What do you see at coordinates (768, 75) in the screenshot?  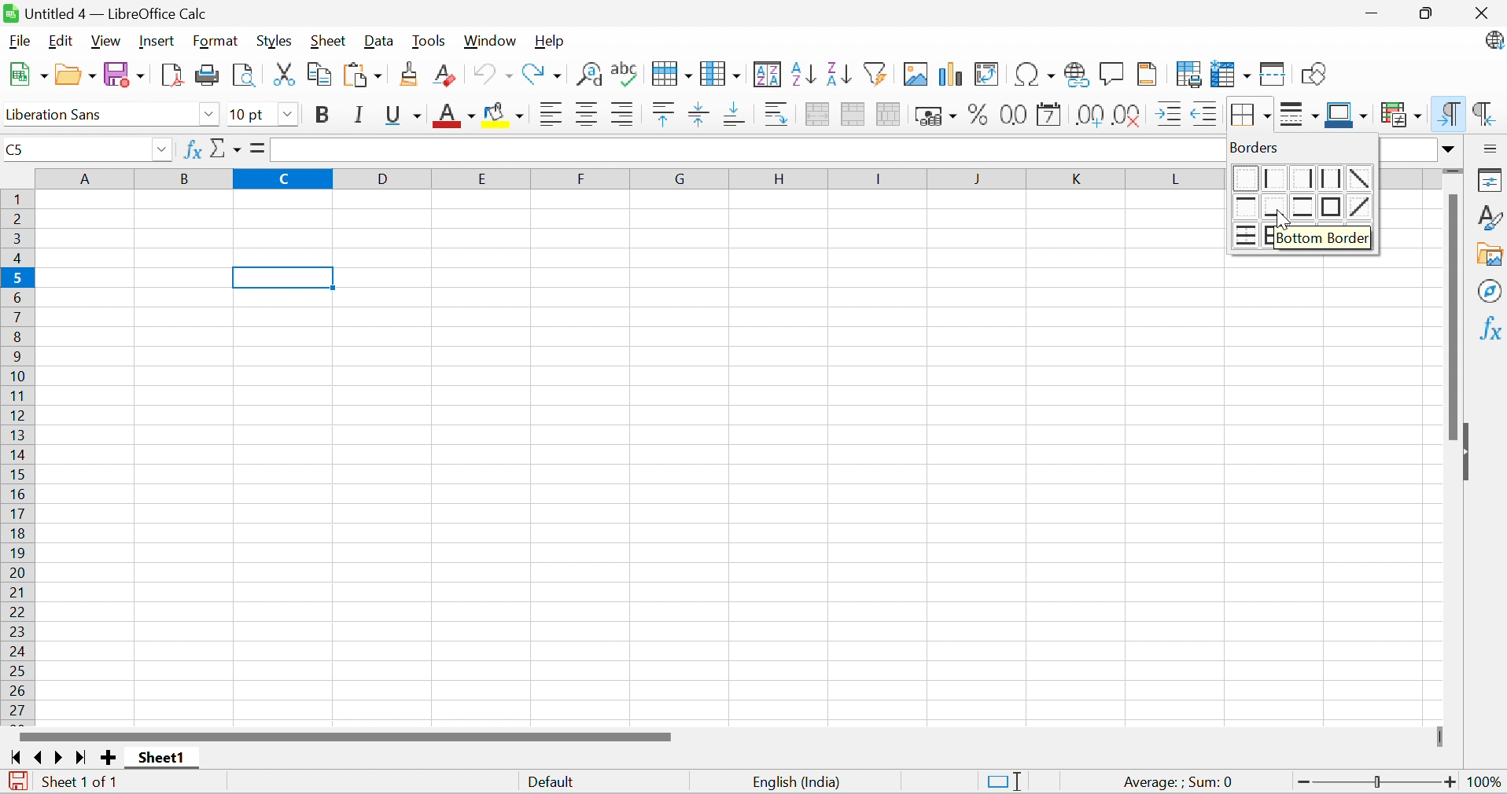 I see `Sort` at bounding box center [768, 75].